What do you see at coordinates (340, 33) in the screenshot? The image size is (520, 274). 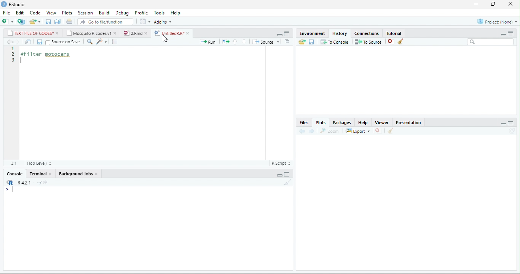 I see `History` at bounding box center [340, 33].